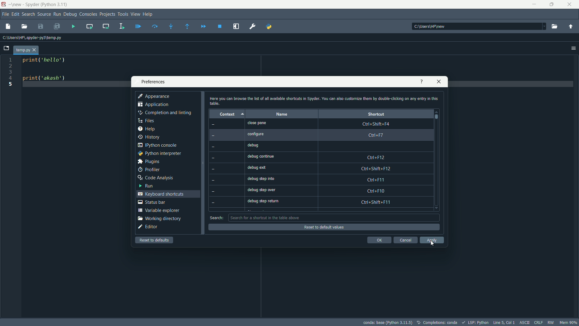  What do you see at coordinates (106, 26) in the screenshot?
I see `run current cell and go to the next one` at bounding box center [106, 26].